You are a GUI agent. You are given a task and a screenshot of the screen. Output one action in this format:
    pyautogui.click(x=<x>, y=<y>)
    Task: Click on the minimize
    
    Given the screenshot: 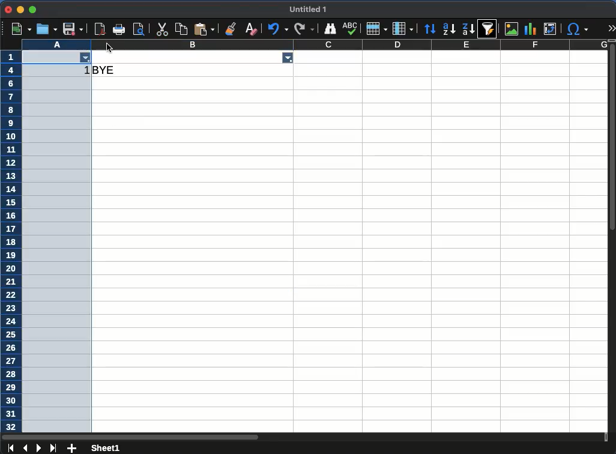 What is the action you would take?
    pyautogui.click(x=20, y=9)
    